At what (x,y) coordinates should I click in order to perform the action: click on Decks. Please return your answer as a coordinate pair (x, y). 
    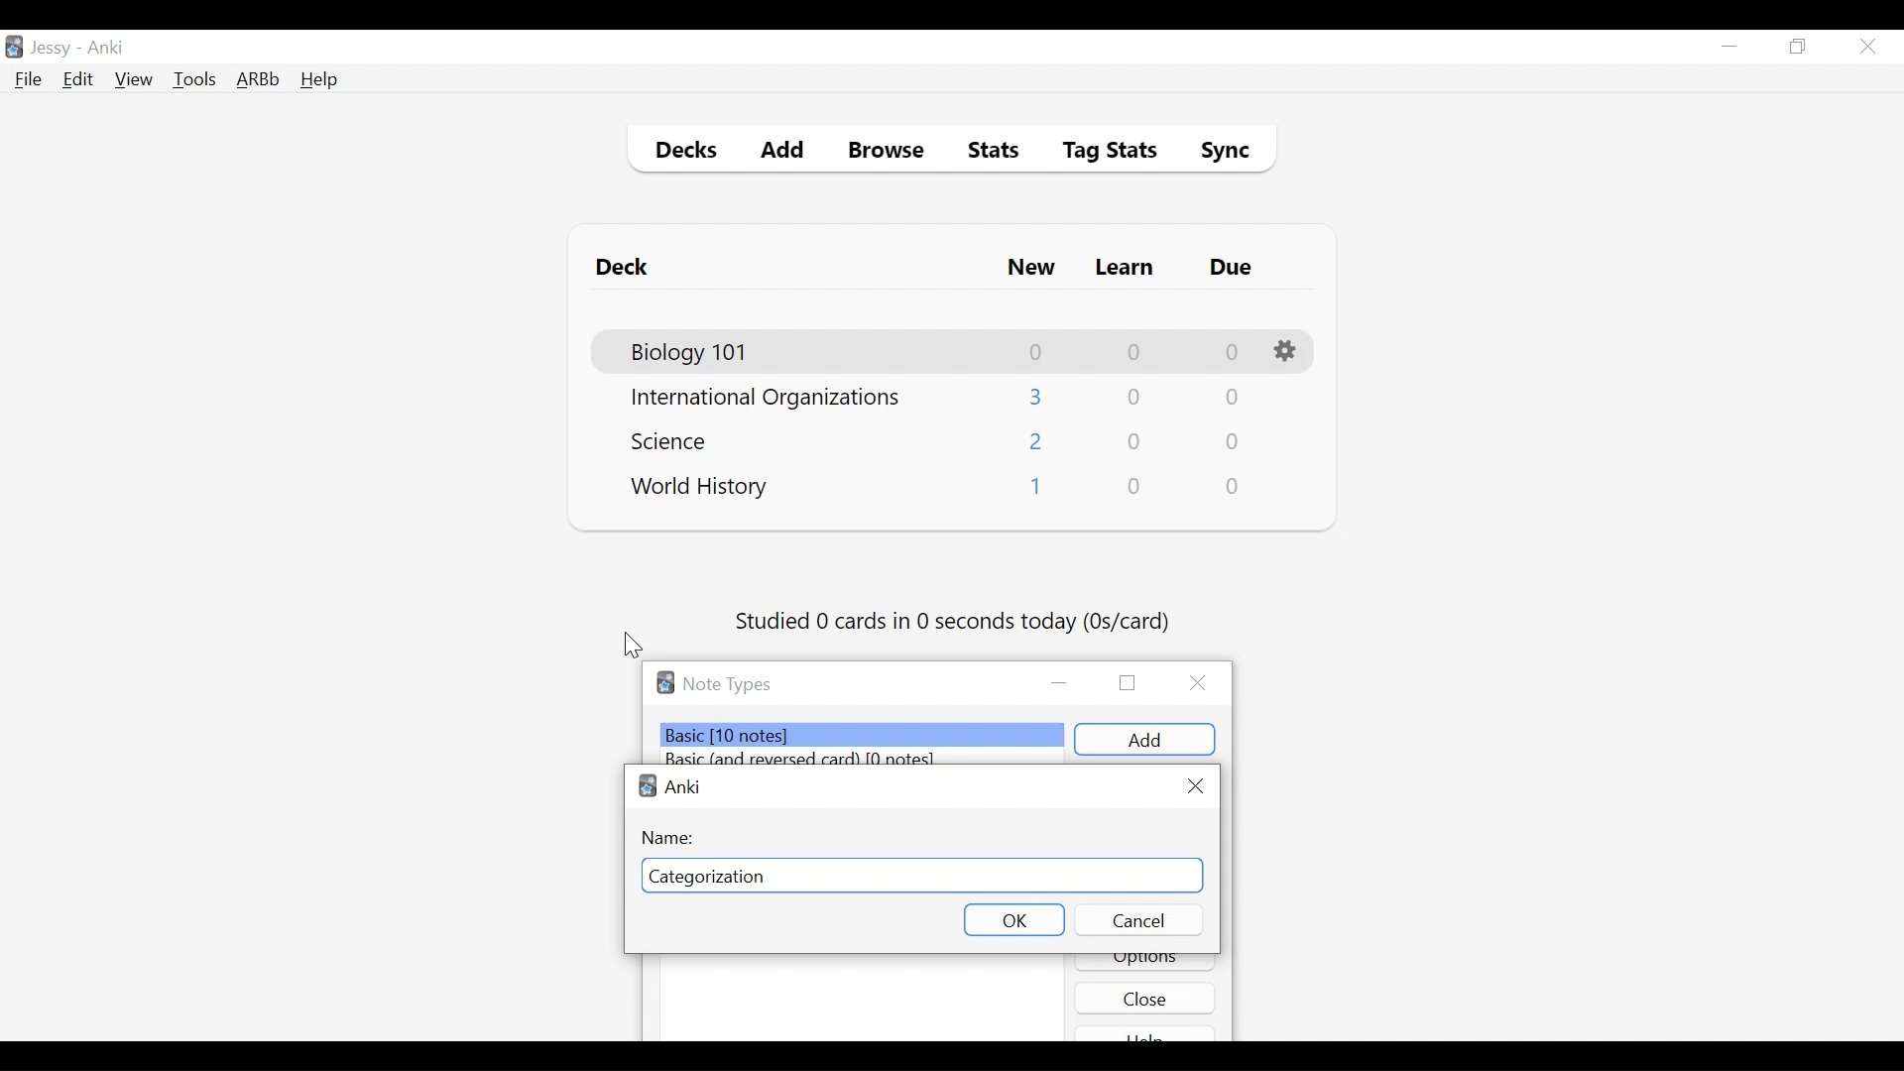
    Looking at the image, I should click on (681, 153).